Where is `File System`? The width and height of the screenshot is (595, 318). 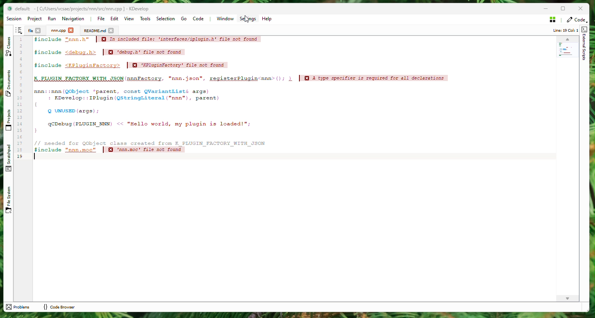 File System is located at coordinates (8, 200).